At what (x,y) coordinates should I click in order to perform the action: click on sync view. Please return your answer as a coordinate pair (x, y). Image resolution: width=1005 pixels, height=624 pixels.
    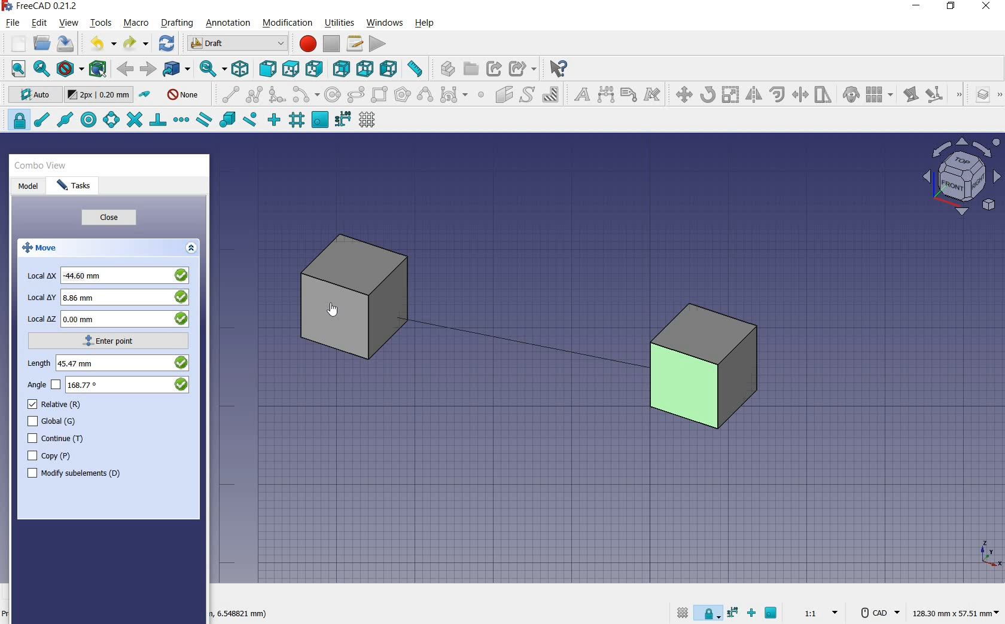
    Looking at the image, I should click on (212, 69).